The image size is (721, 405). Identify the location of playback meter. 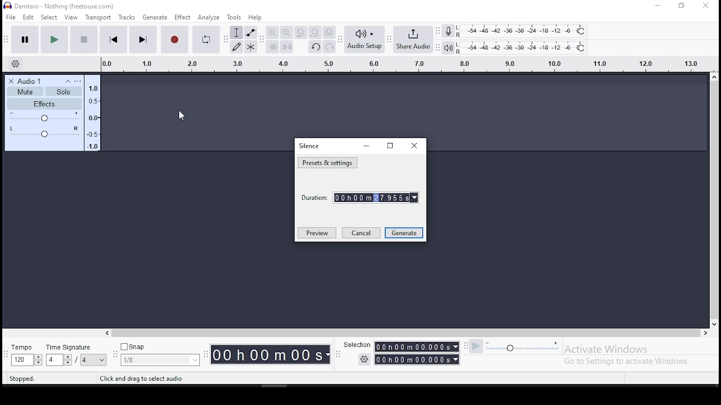
(447, 48).